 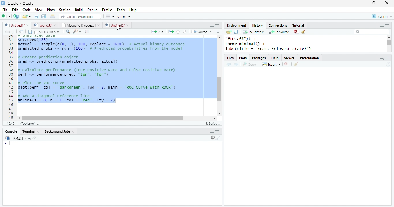 I want to click on save, so click(x=30, y=32).